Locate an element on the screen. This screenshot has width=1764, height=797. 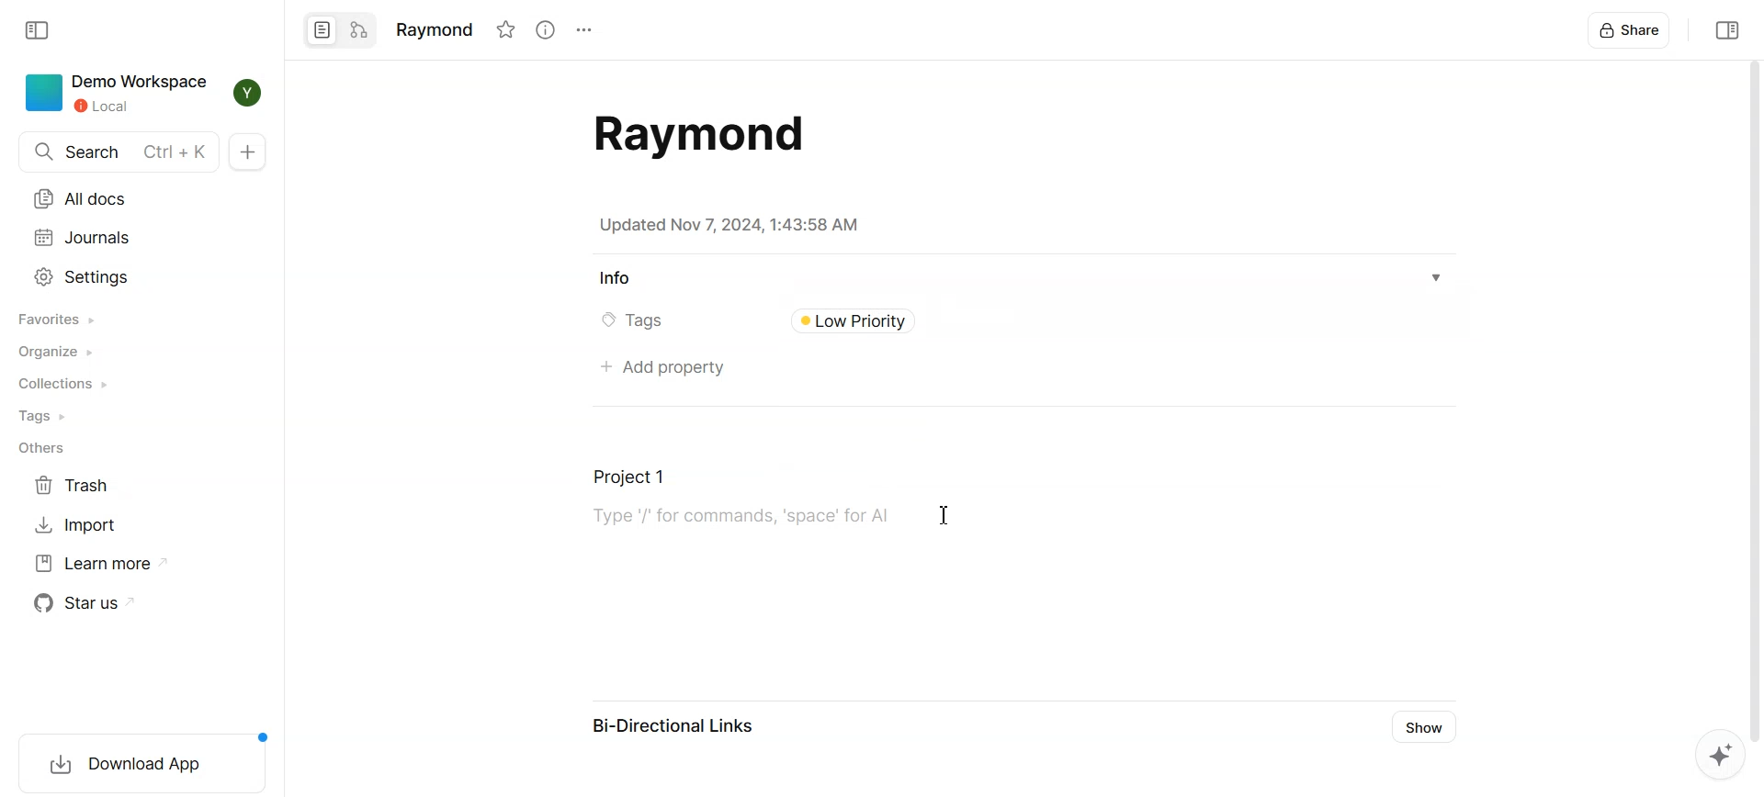
Star us is located at coordinates (89, 602).